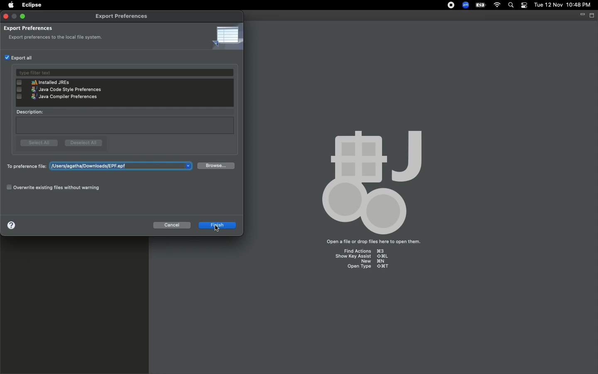 This screenshot has height=374, width=598. What do you see at coordinates (60, 82) in the screenshot?
I see `installed JREs` at bounding box center [60, 82].